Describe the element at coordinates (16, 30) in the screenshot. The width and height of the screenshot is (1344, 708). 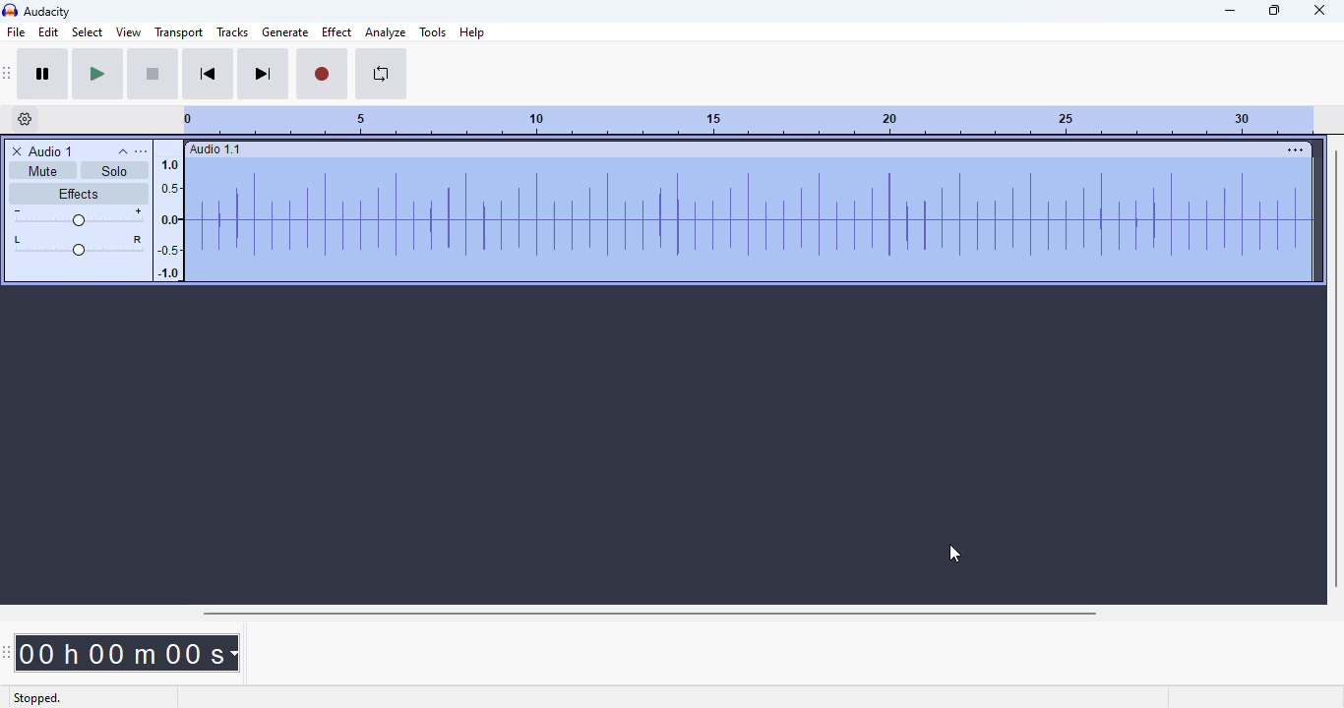
I see `file` at that location.